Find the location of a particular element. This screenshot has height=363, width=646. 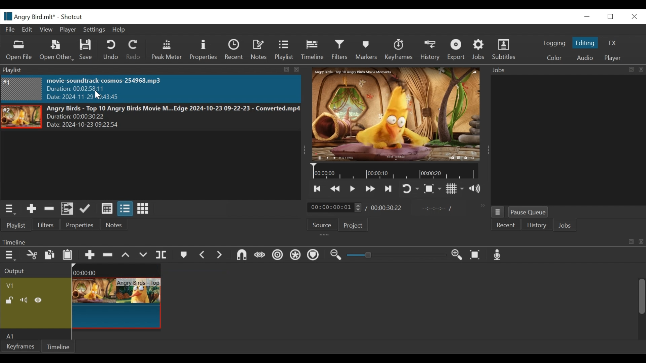

Undo is located at coordinates (111, 50).